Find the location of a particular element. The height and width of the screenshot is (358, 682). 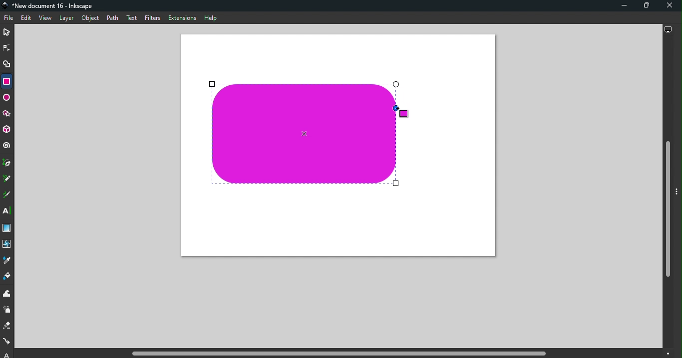

Text is located at coordinates (133, 18).